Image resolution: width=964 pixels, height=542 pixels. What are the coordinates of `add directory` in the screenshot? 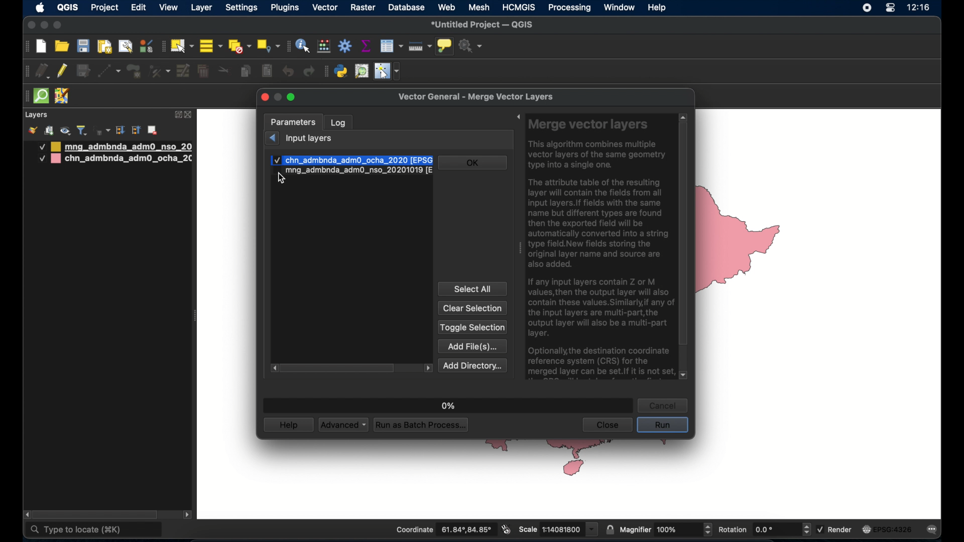 It's located at (473, 365).